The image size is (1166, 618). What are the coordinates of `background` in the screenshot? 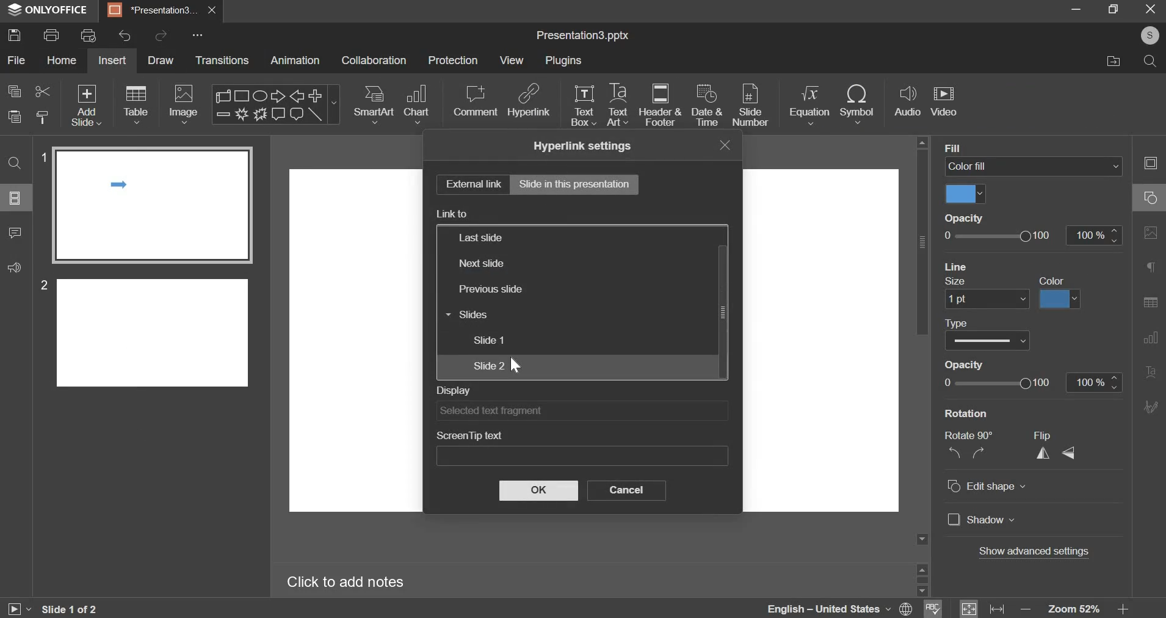 It's located at (976, 147).